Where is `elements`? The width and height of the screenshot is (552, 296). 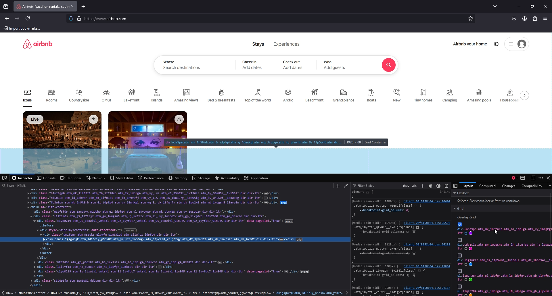
elements is located at coordinates (369, 194).